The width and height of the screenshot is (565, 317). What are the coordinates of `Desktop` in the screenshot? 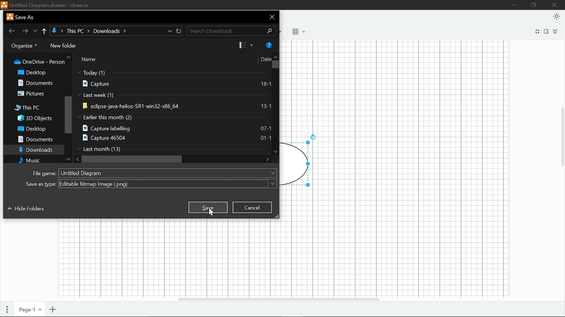 It's located at (32, 129).